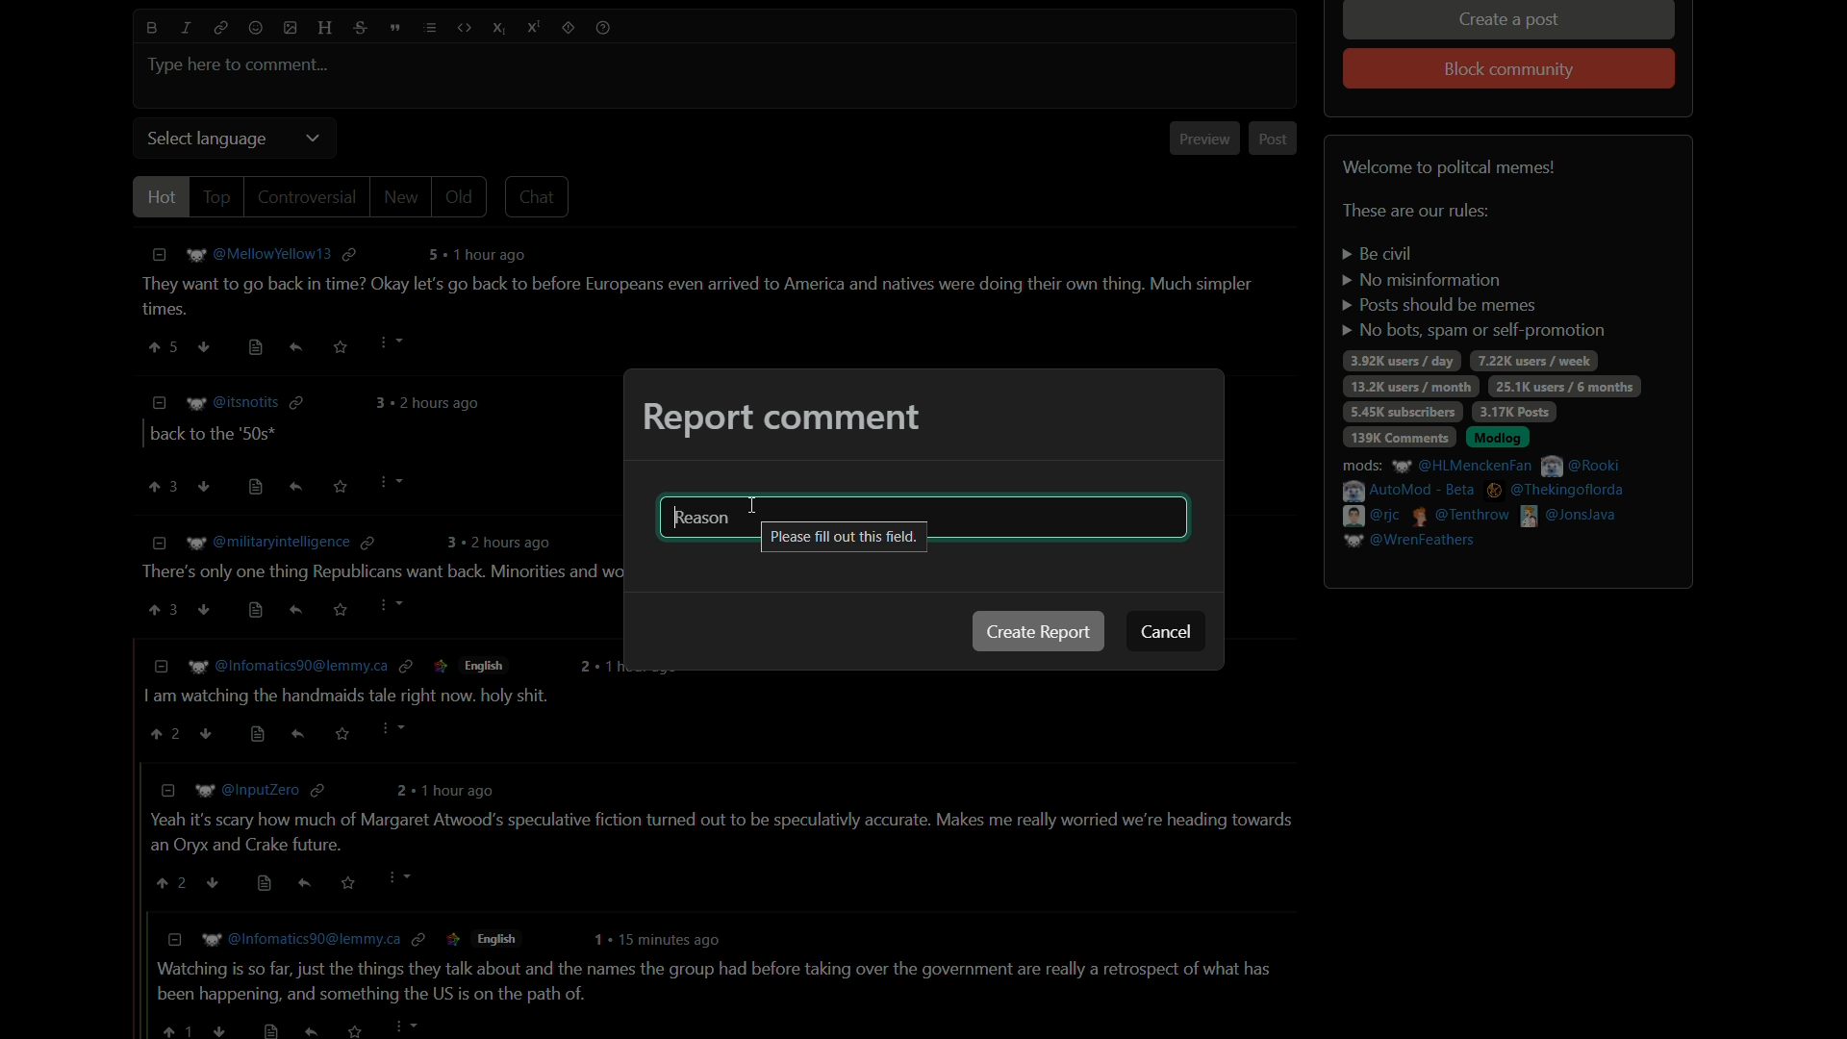  Describe the element at coordinates (245, 403) in the screenshot. I see `username` at that location.